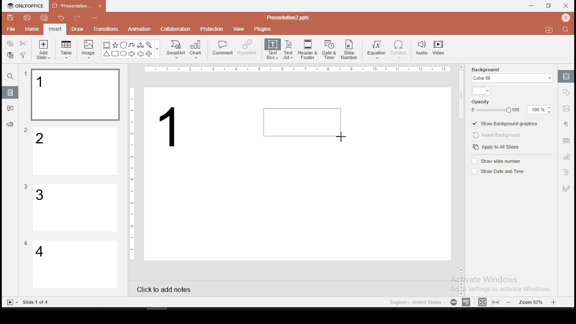 Image resolution: width=576 pixels, height=324 pixels. Describe the element at coordinates (10, 44) in the screenshot. I see `copy` at that location.